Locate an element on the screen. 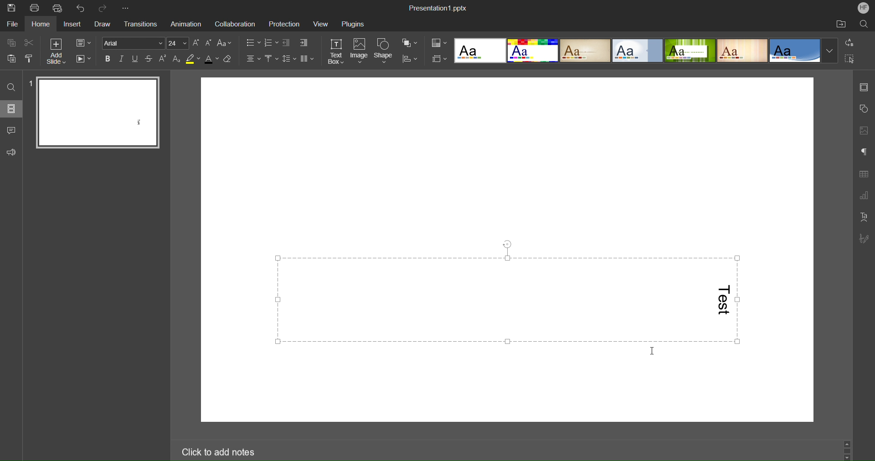  Add Slide is located at coordinates (55, 51).